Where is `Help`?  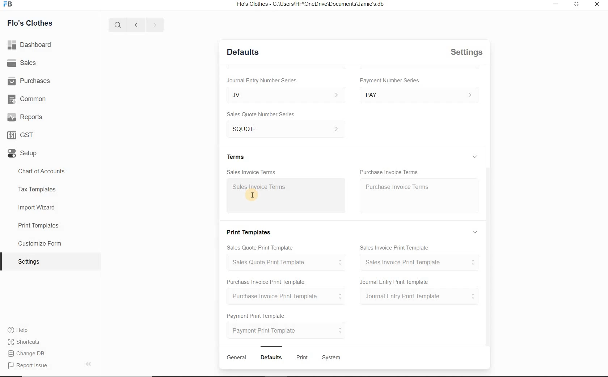
Help is located at coordinates (20, 331).